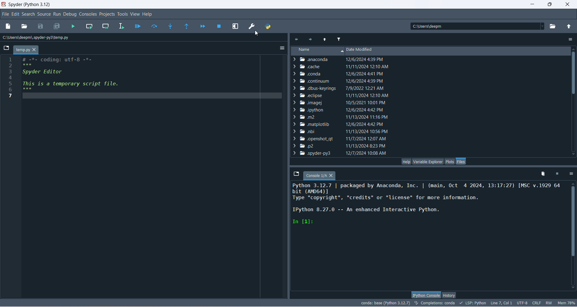  I want to click on maximize current pane, so click(236, 26).